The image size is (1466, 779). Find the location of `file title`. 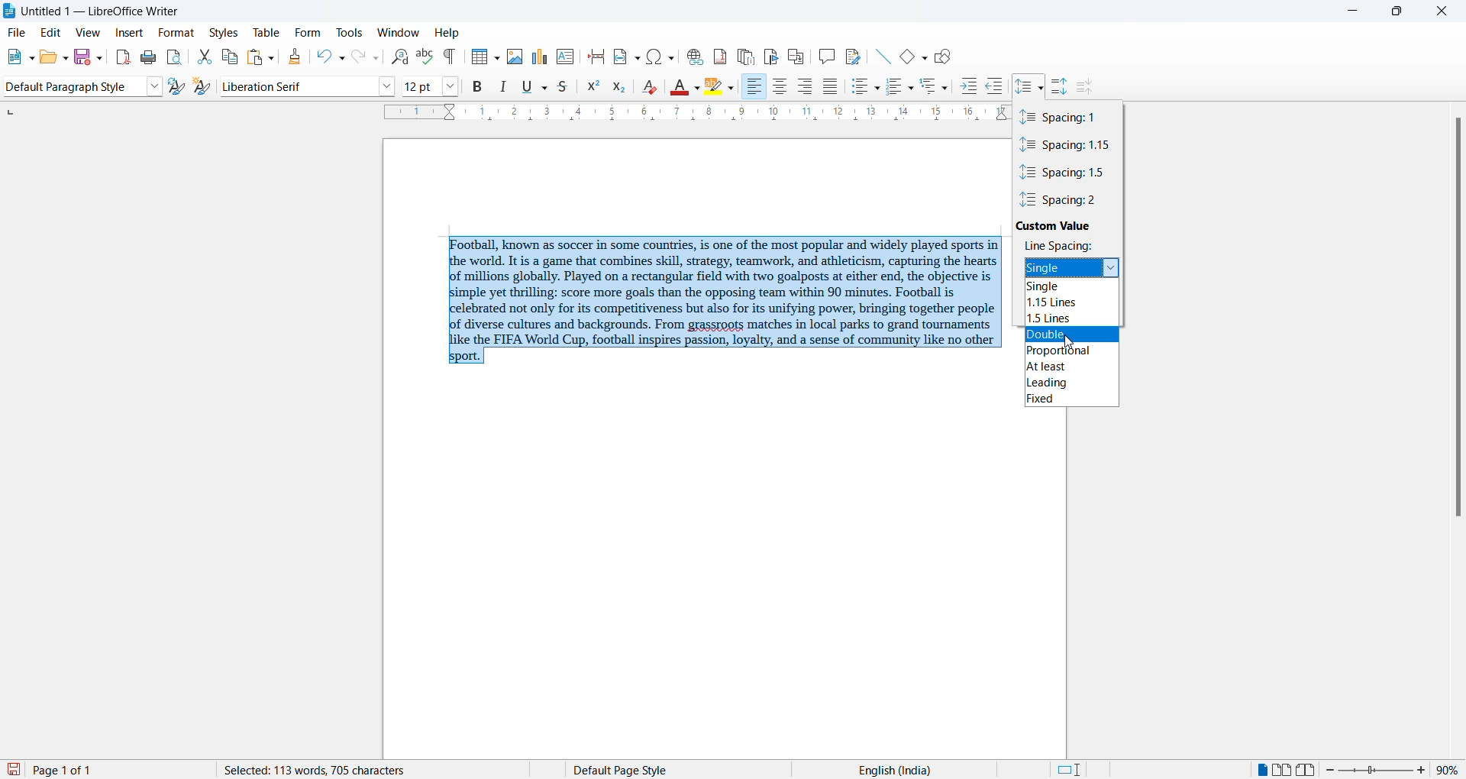

file title is located at coordinates (98, 13).